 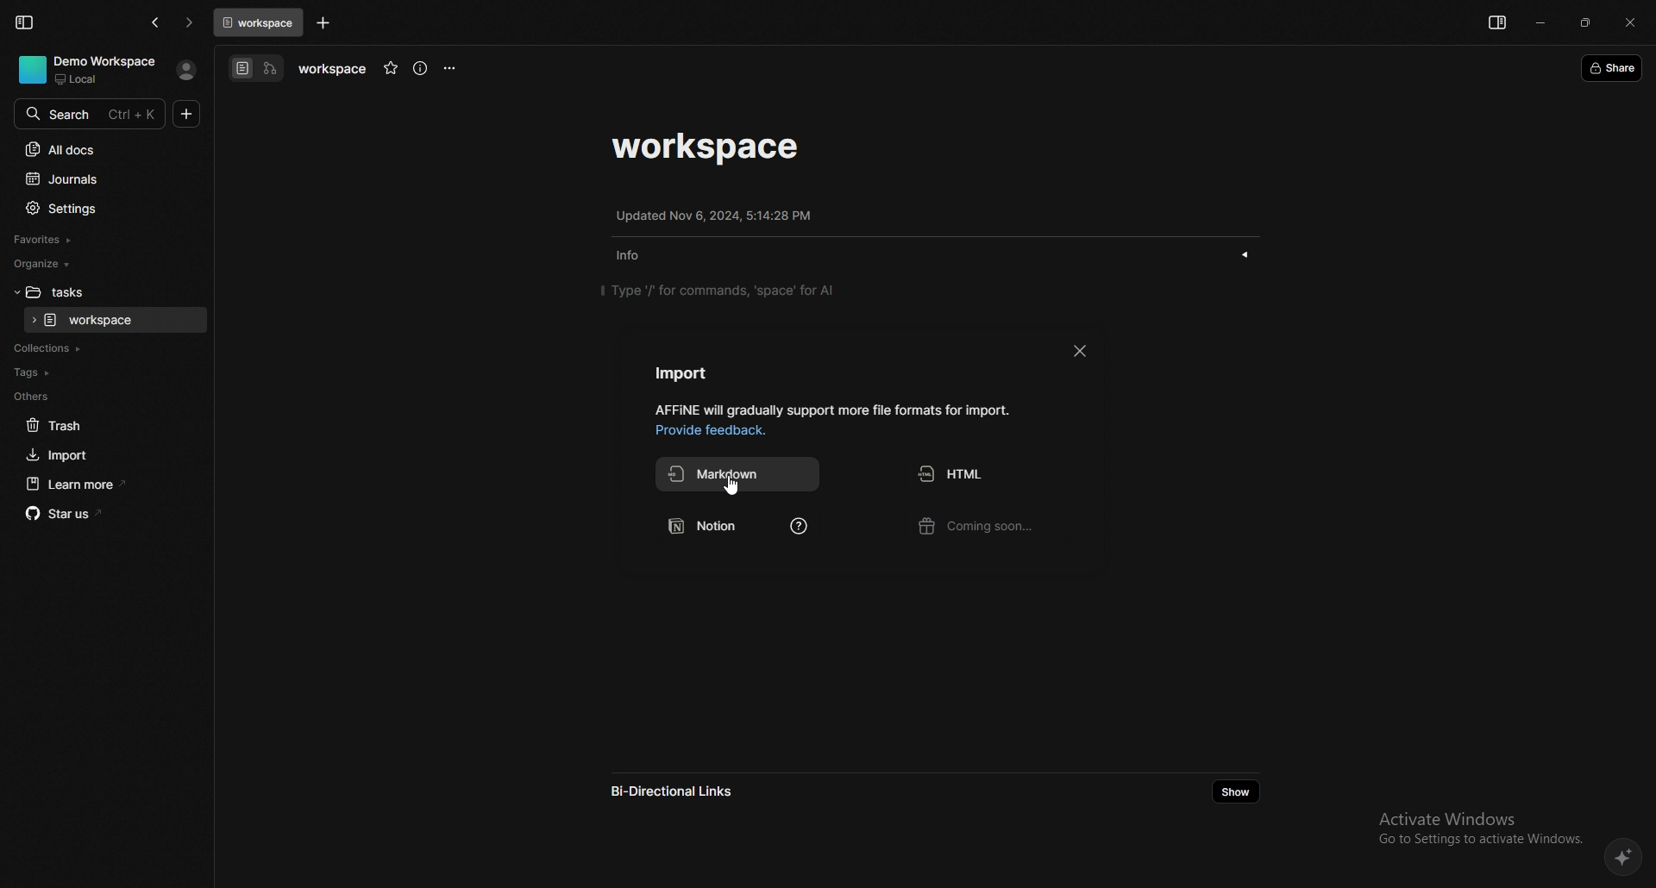 I want to click on options, so click(x=450, y=68).